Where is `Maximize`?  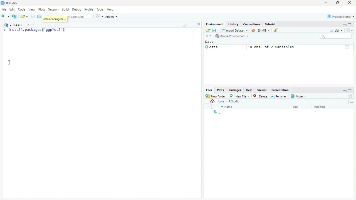
Maximize is located at coordinates (198, 24).